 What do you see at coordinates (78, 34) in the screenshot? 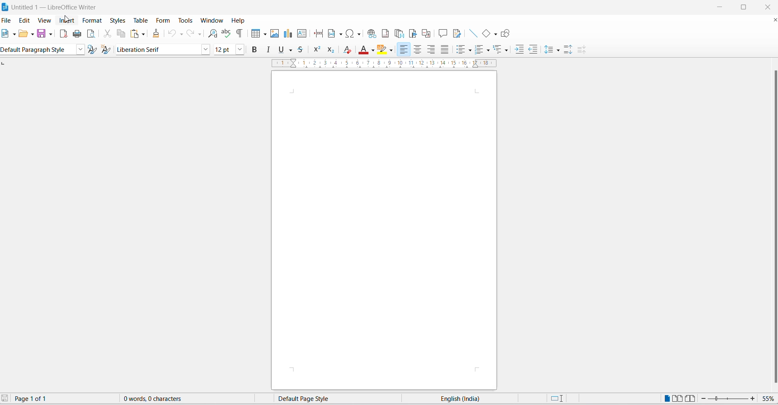
I see `print` at bounding box center [78, 34].